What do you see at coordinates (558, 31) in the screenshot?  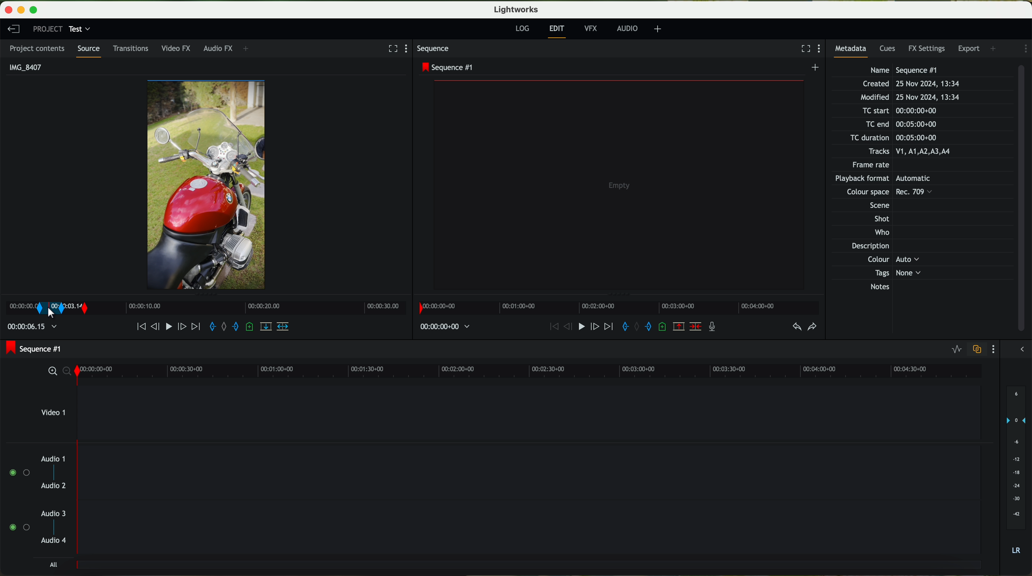 I see `edit` at bounding box center [558, 31].